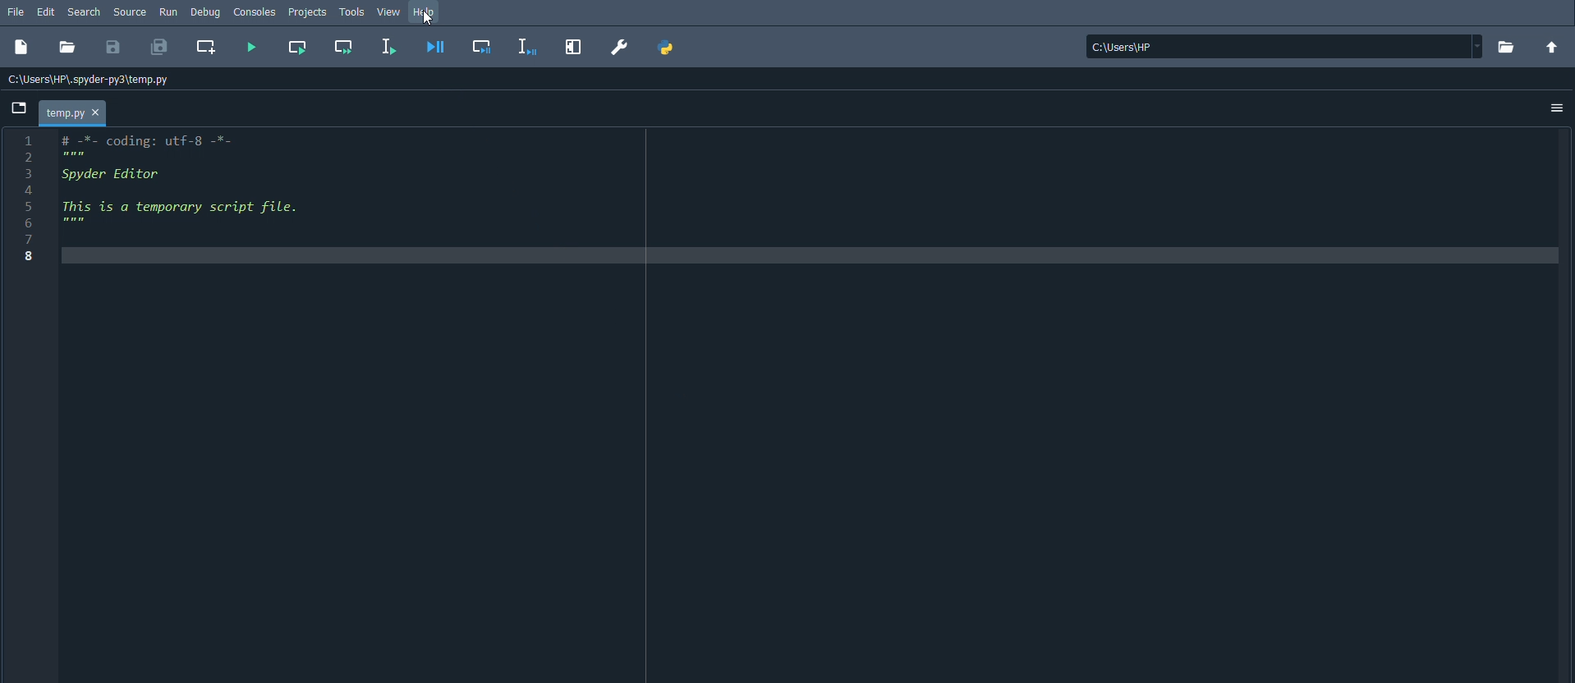 Image resolution: width=1575 pixels, height=683 pixels. Describe the element at coordinates (27, 204) in the screenshot. I see `line numbers` at that location.